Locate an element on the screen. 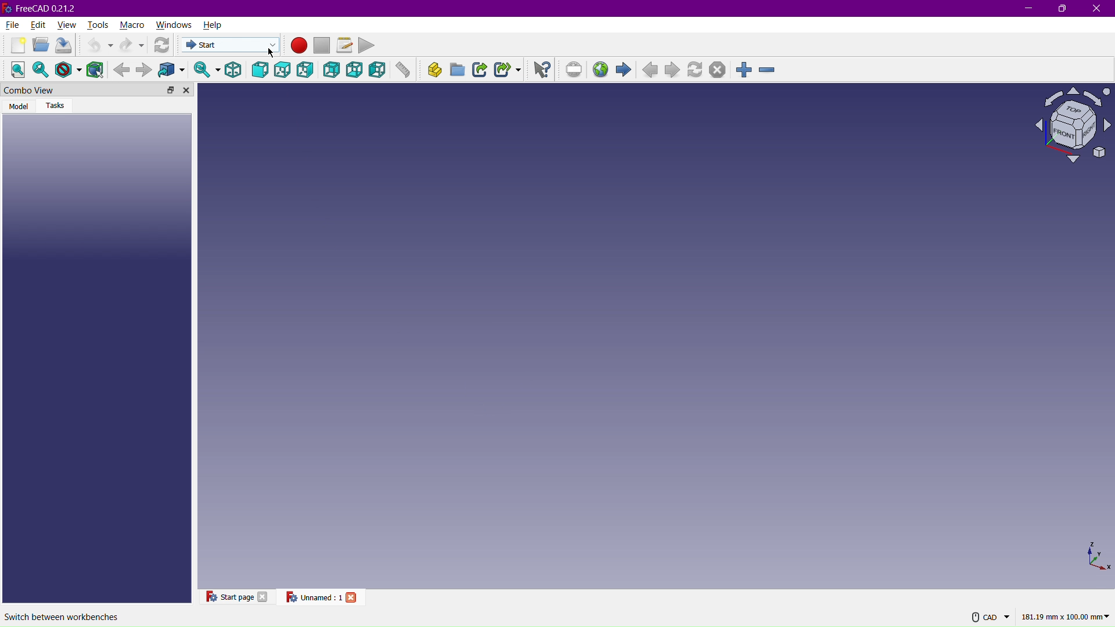 This screenshot has width=1115, height=627. Bottom is located at coordinates (354, 69).